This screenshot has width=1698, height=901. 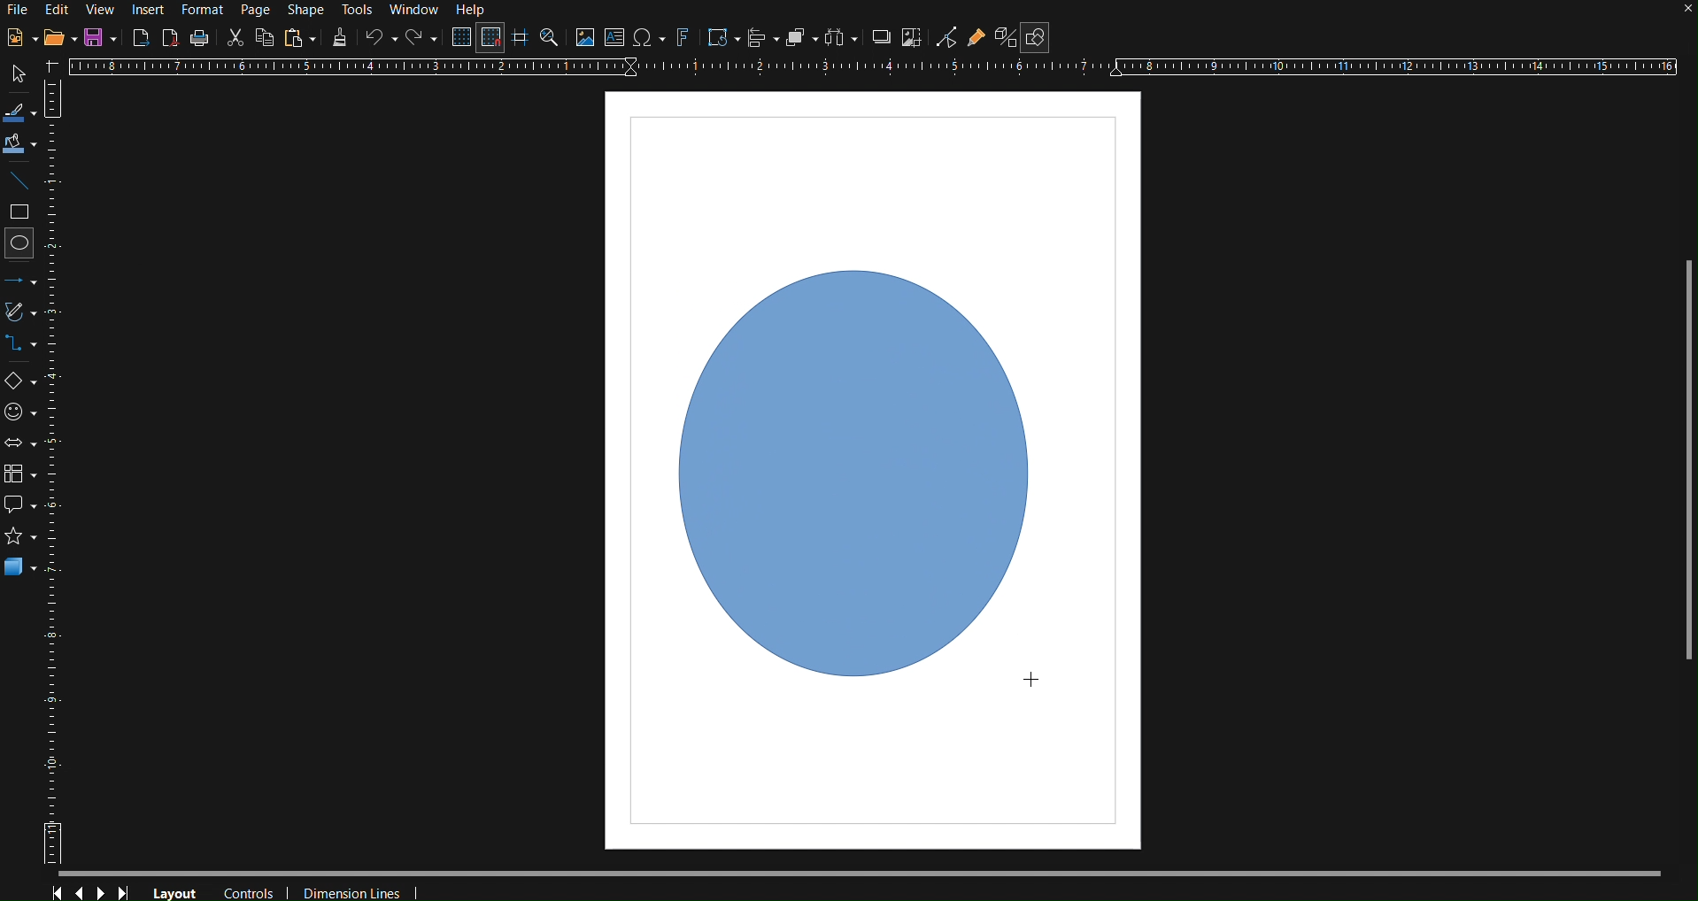 I want to click on Toggle Point Edit Mode, so click(x=946, y=40).